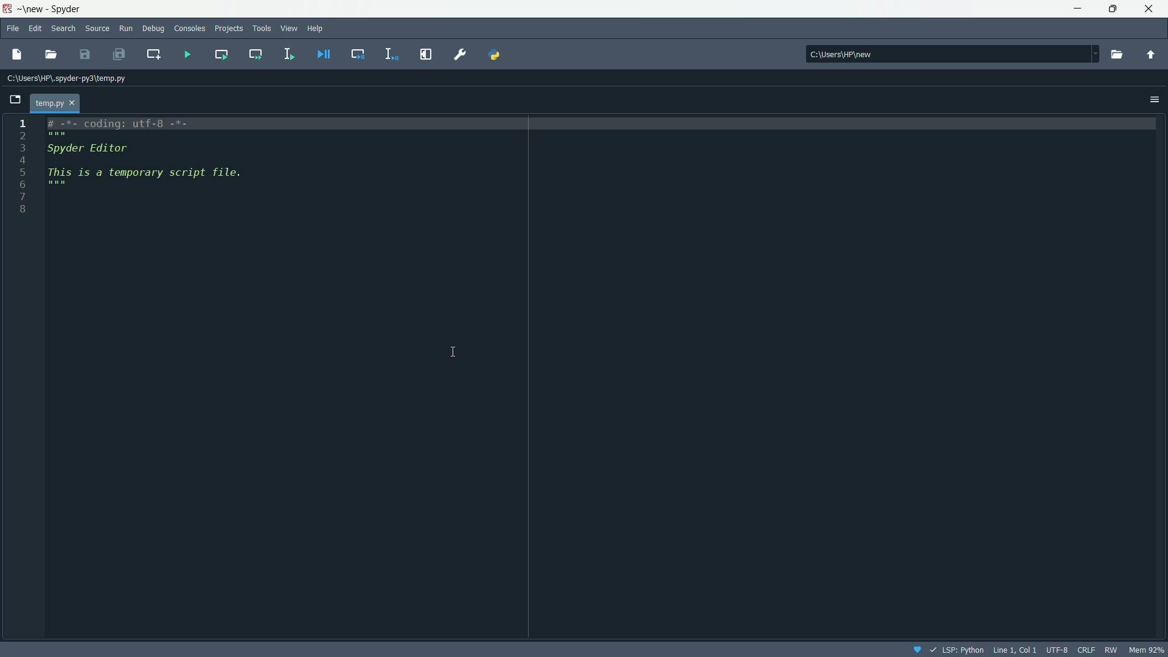 The height and width of the screenshot is (657, 1168). Describe the element at coordinates (127, 27) in the screenshot. I see `Run` at that location.